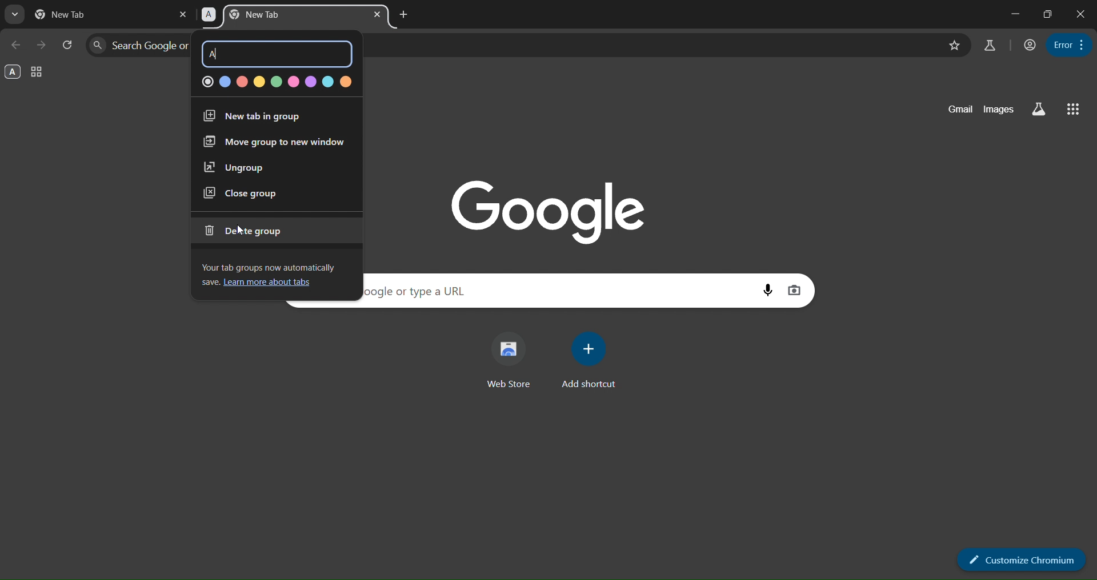  Describe the element at coordinates (279, 16) in the screenshot. I see `tab group` at that location.